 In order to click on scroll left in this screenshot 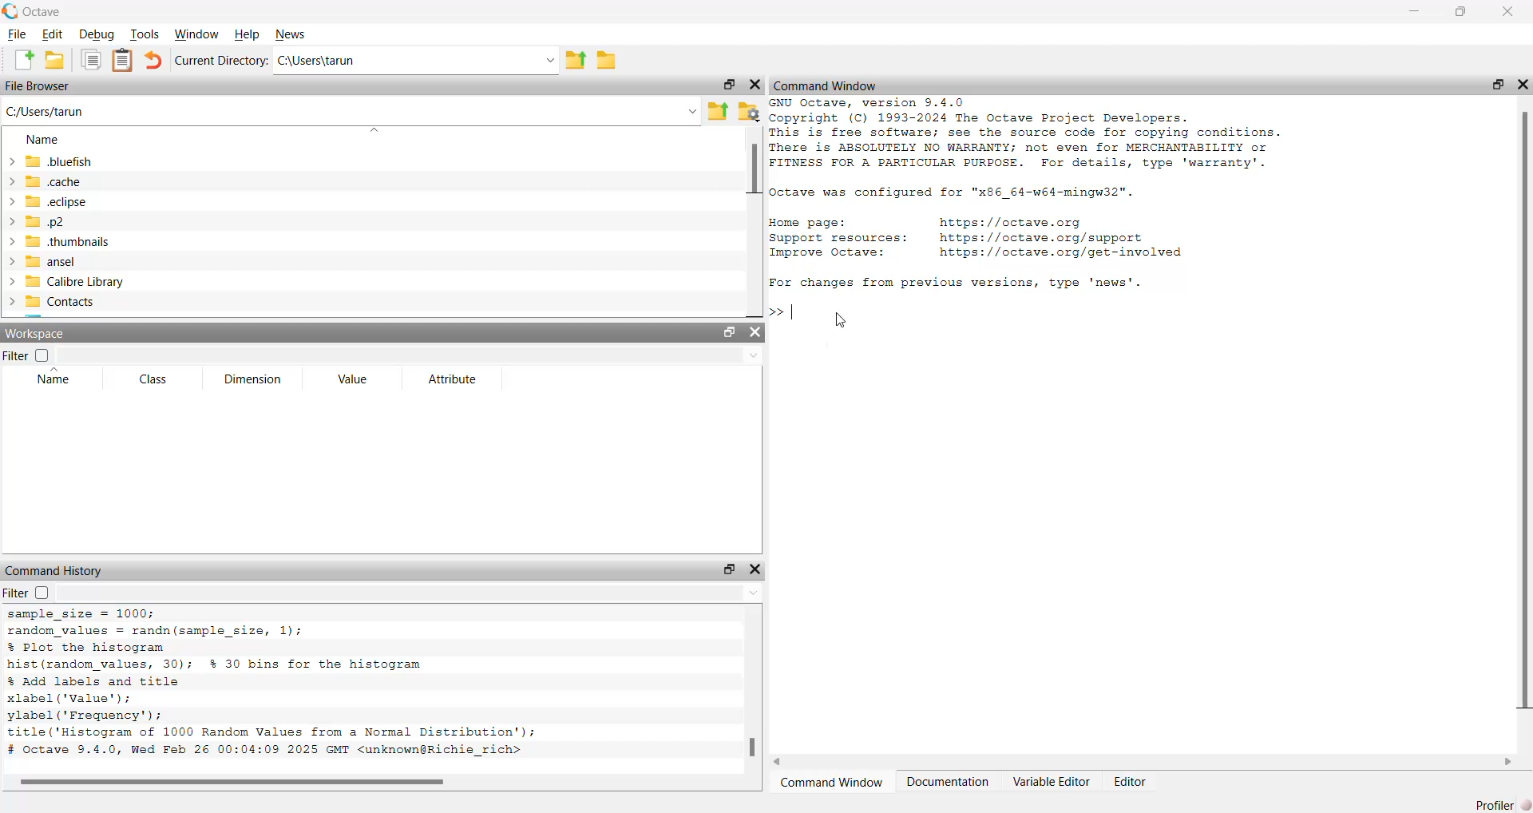, I will do `click(779, 761)`.